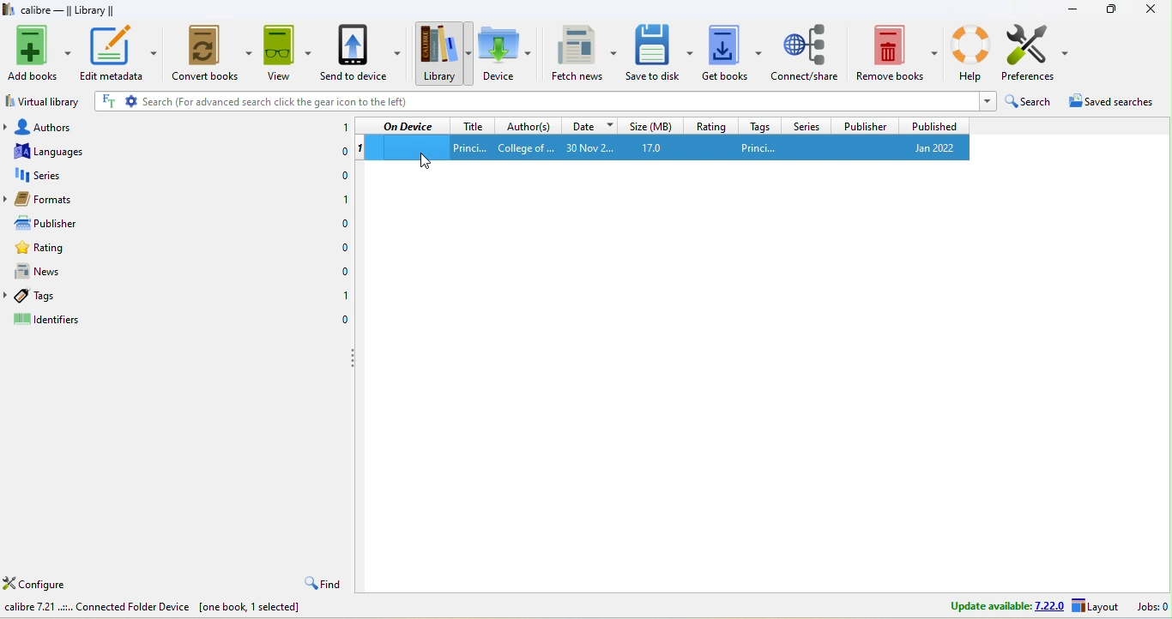 This screenshot has height=619, width=1172. I want to click on 0, so click(342, 272).